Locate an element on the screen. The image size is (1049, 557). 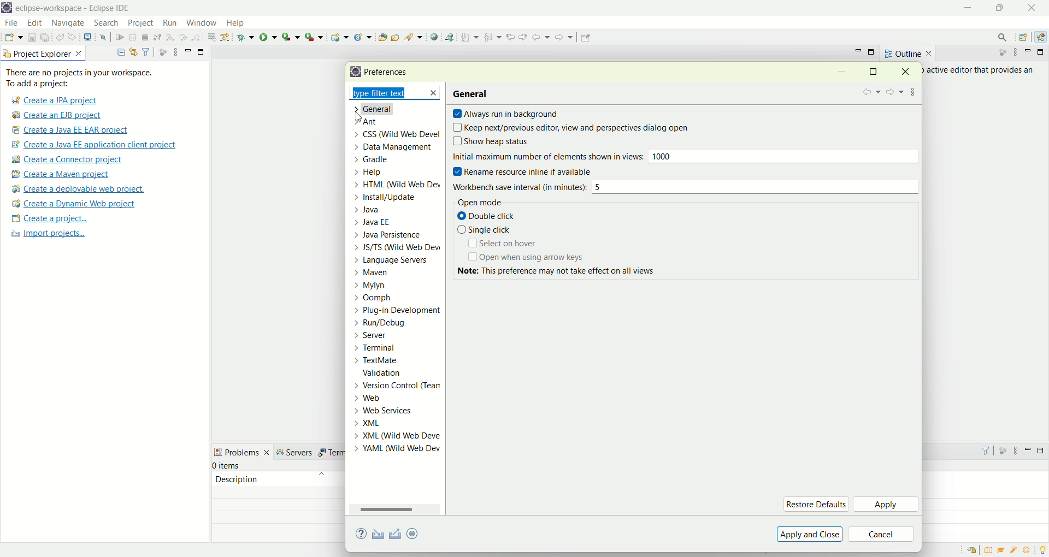
tutorials is located at coordinates (1001, 550).